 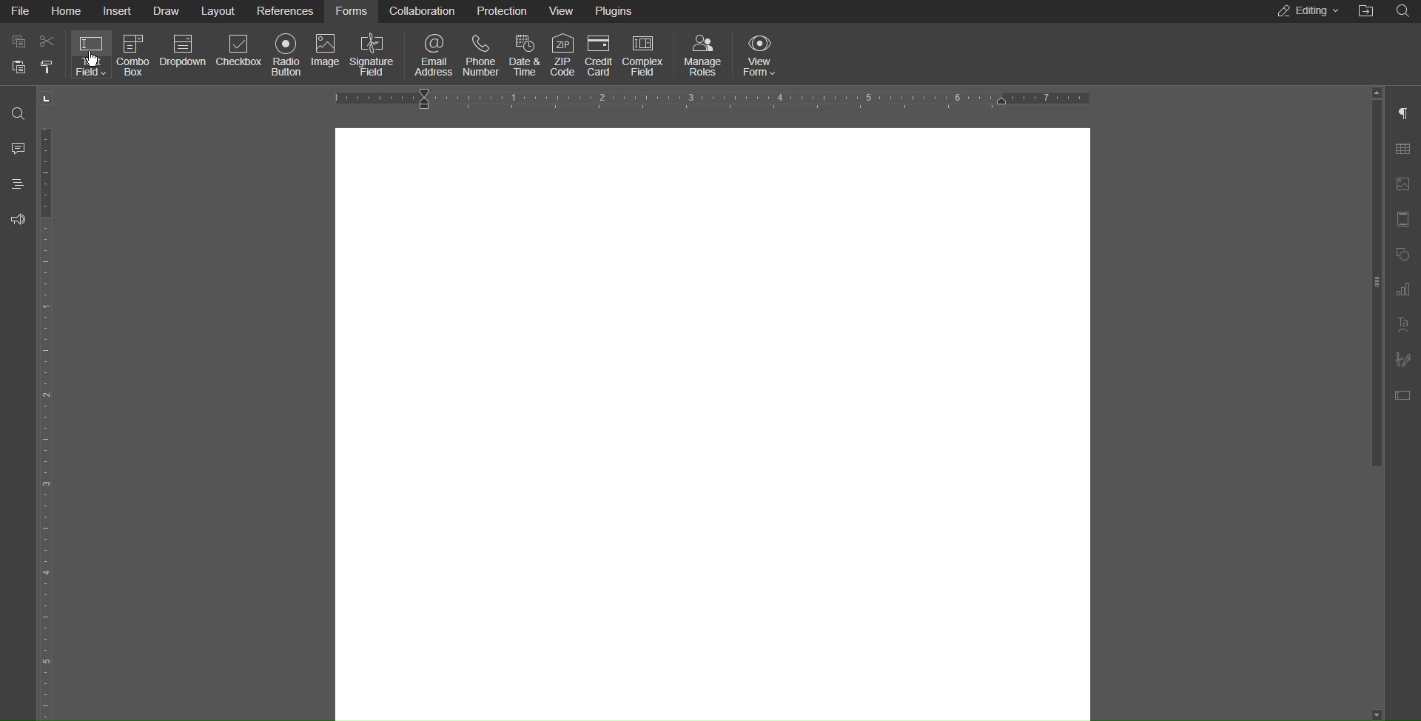 I want to click on Field Settings, so click(x=1406, y=396).